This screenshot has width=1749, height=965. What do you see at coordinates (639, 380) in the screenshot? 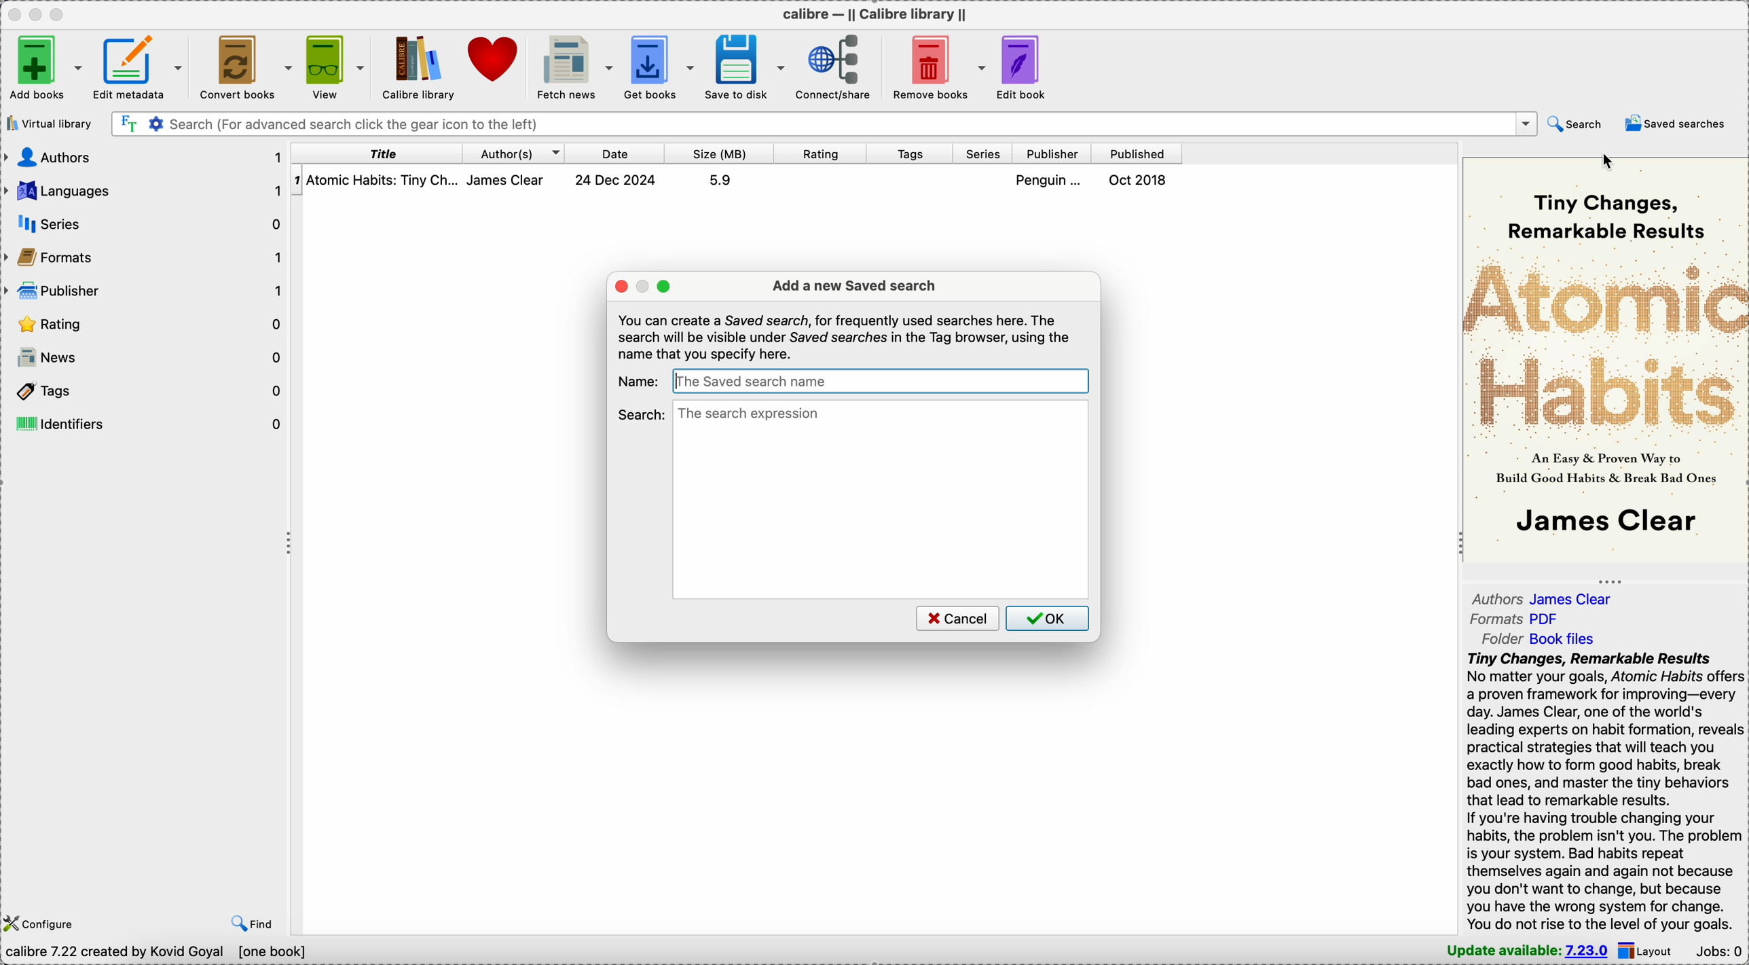
I see `name:` at bounding box center [639, 380].